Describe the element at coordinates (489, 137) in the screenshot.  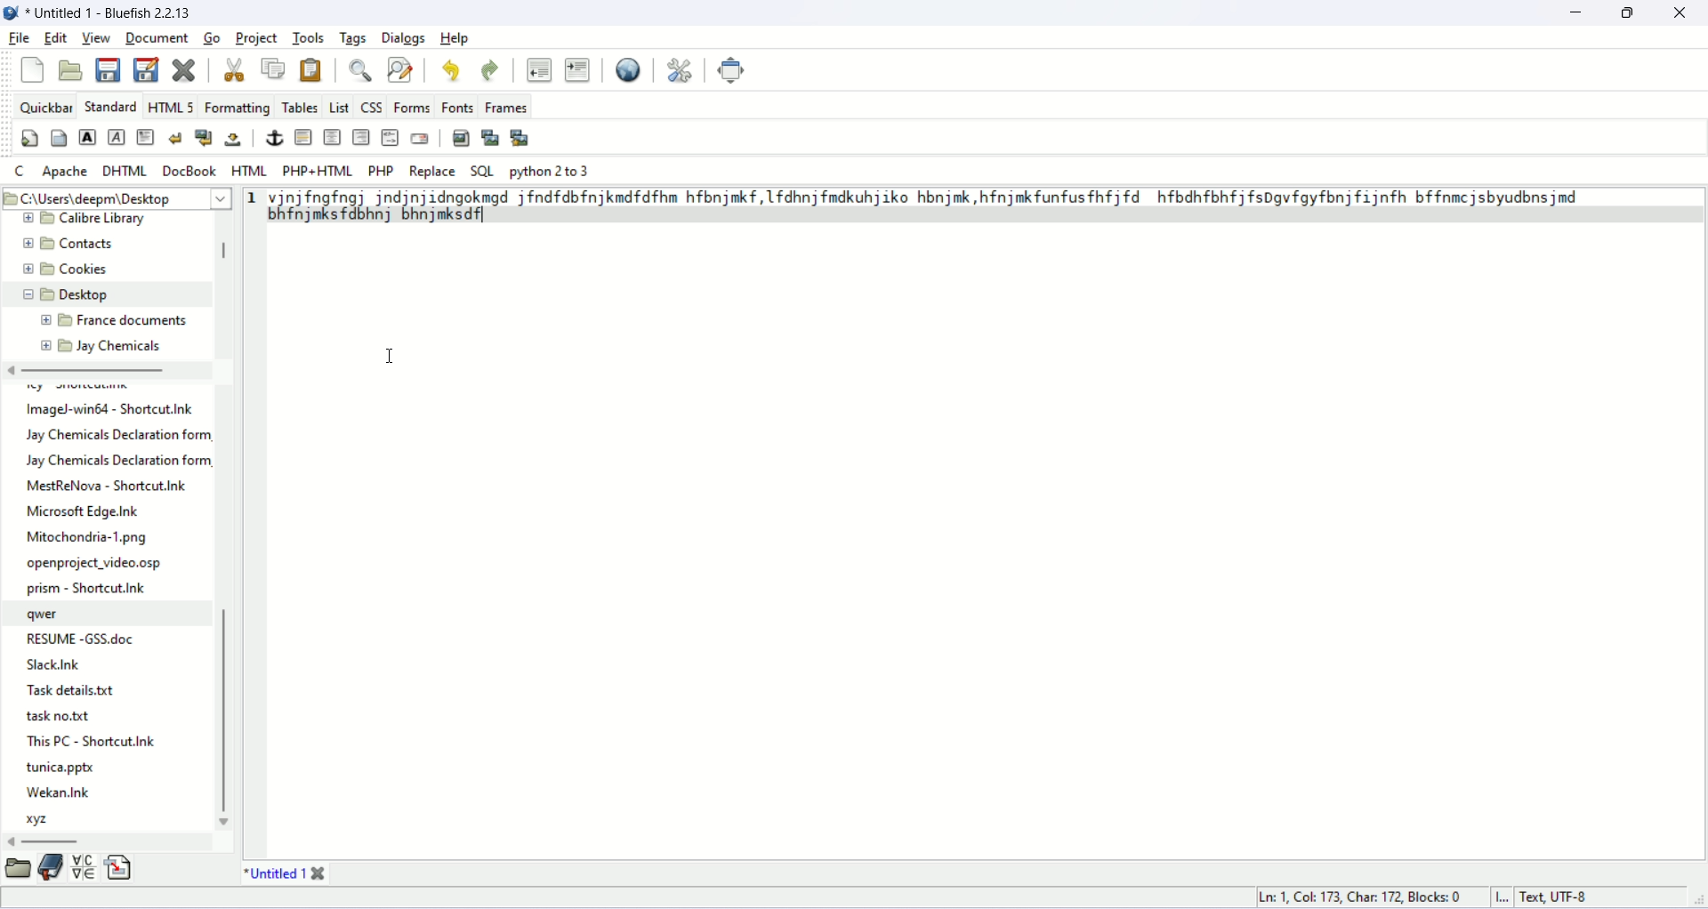
I see `insert thumbnail` at that location.